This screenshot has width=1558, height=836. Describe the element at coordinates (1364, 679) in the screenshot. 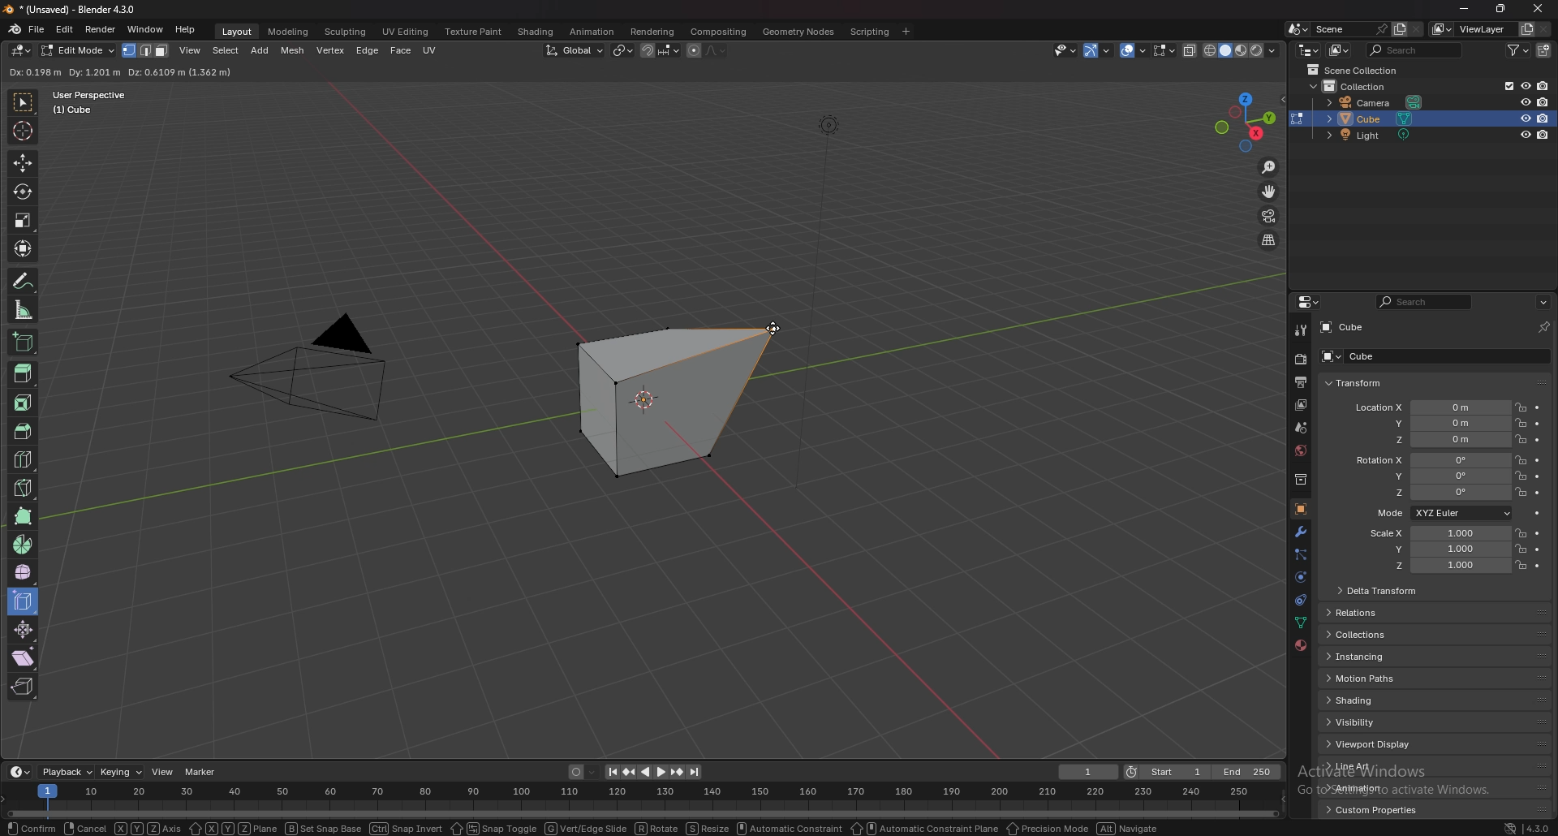

I see `motion paths` at that location.